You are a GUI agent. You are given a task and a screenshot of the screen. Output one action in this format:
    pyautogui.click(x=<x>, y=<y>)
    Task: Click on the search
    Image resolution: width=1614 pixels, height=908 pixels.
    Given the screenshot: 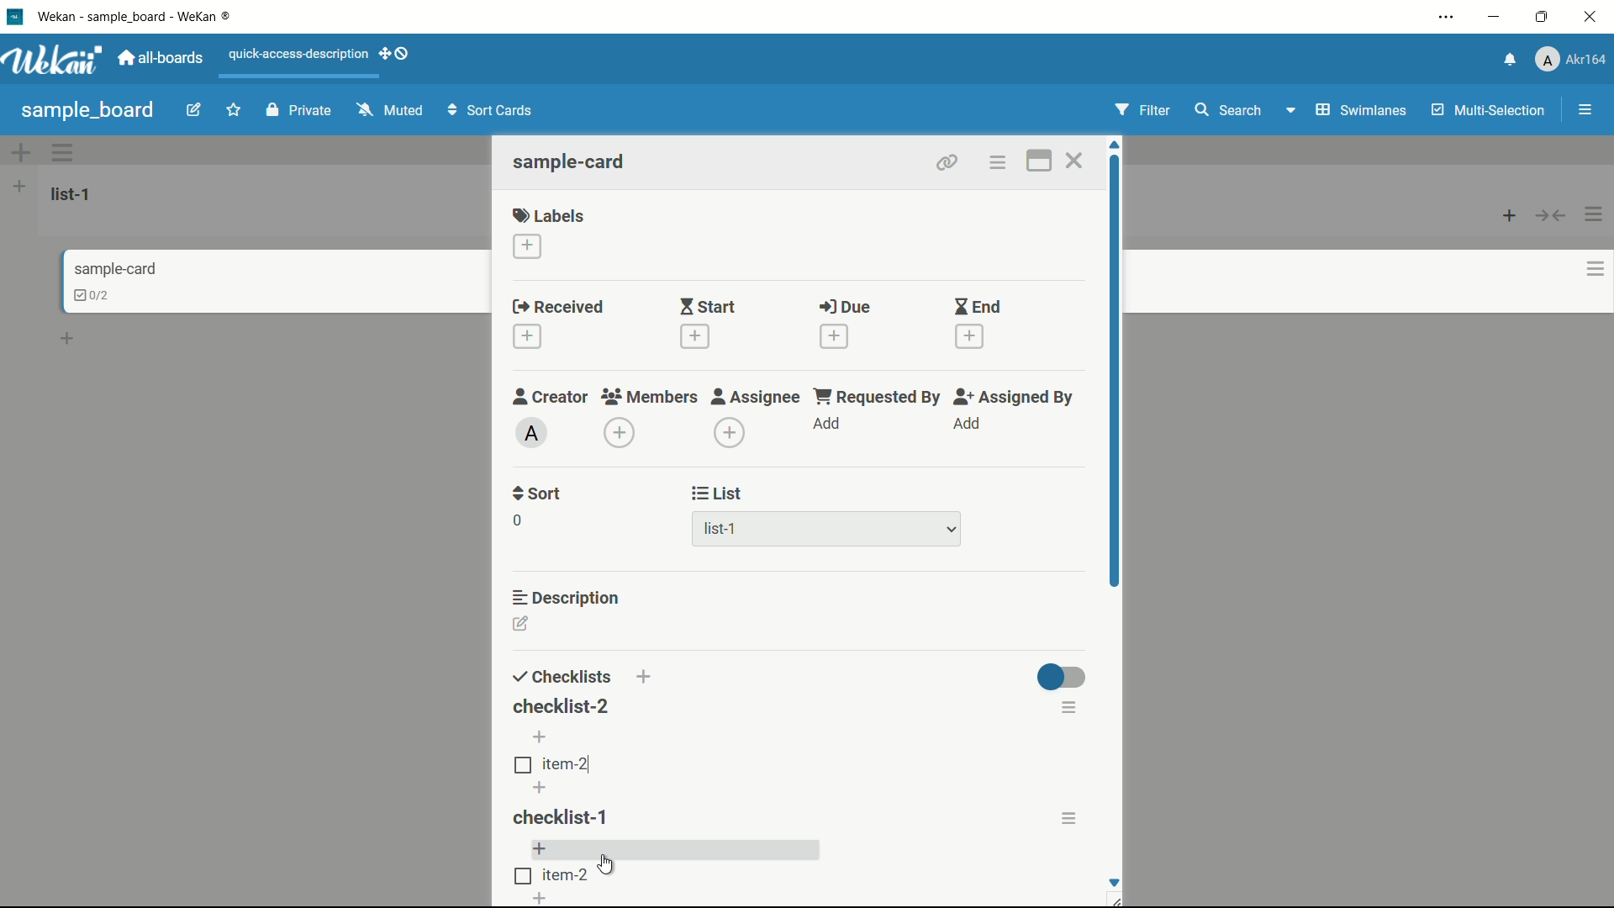 What is the action you would take?
    pyautogui.click(x=1226, y=110)
    